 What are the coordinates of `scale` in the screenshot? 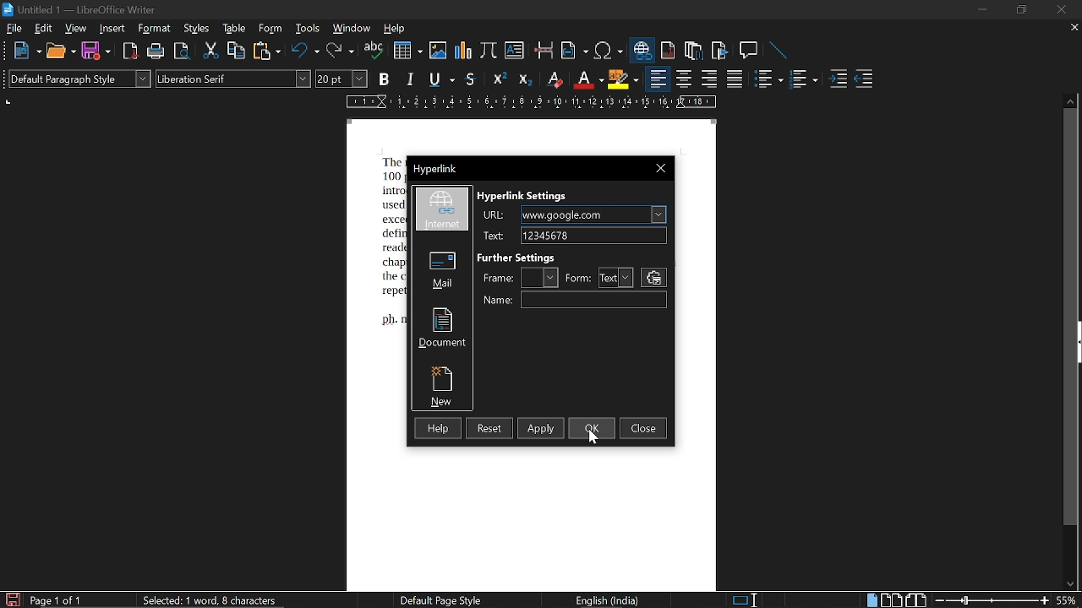 It's located at (527, 104).